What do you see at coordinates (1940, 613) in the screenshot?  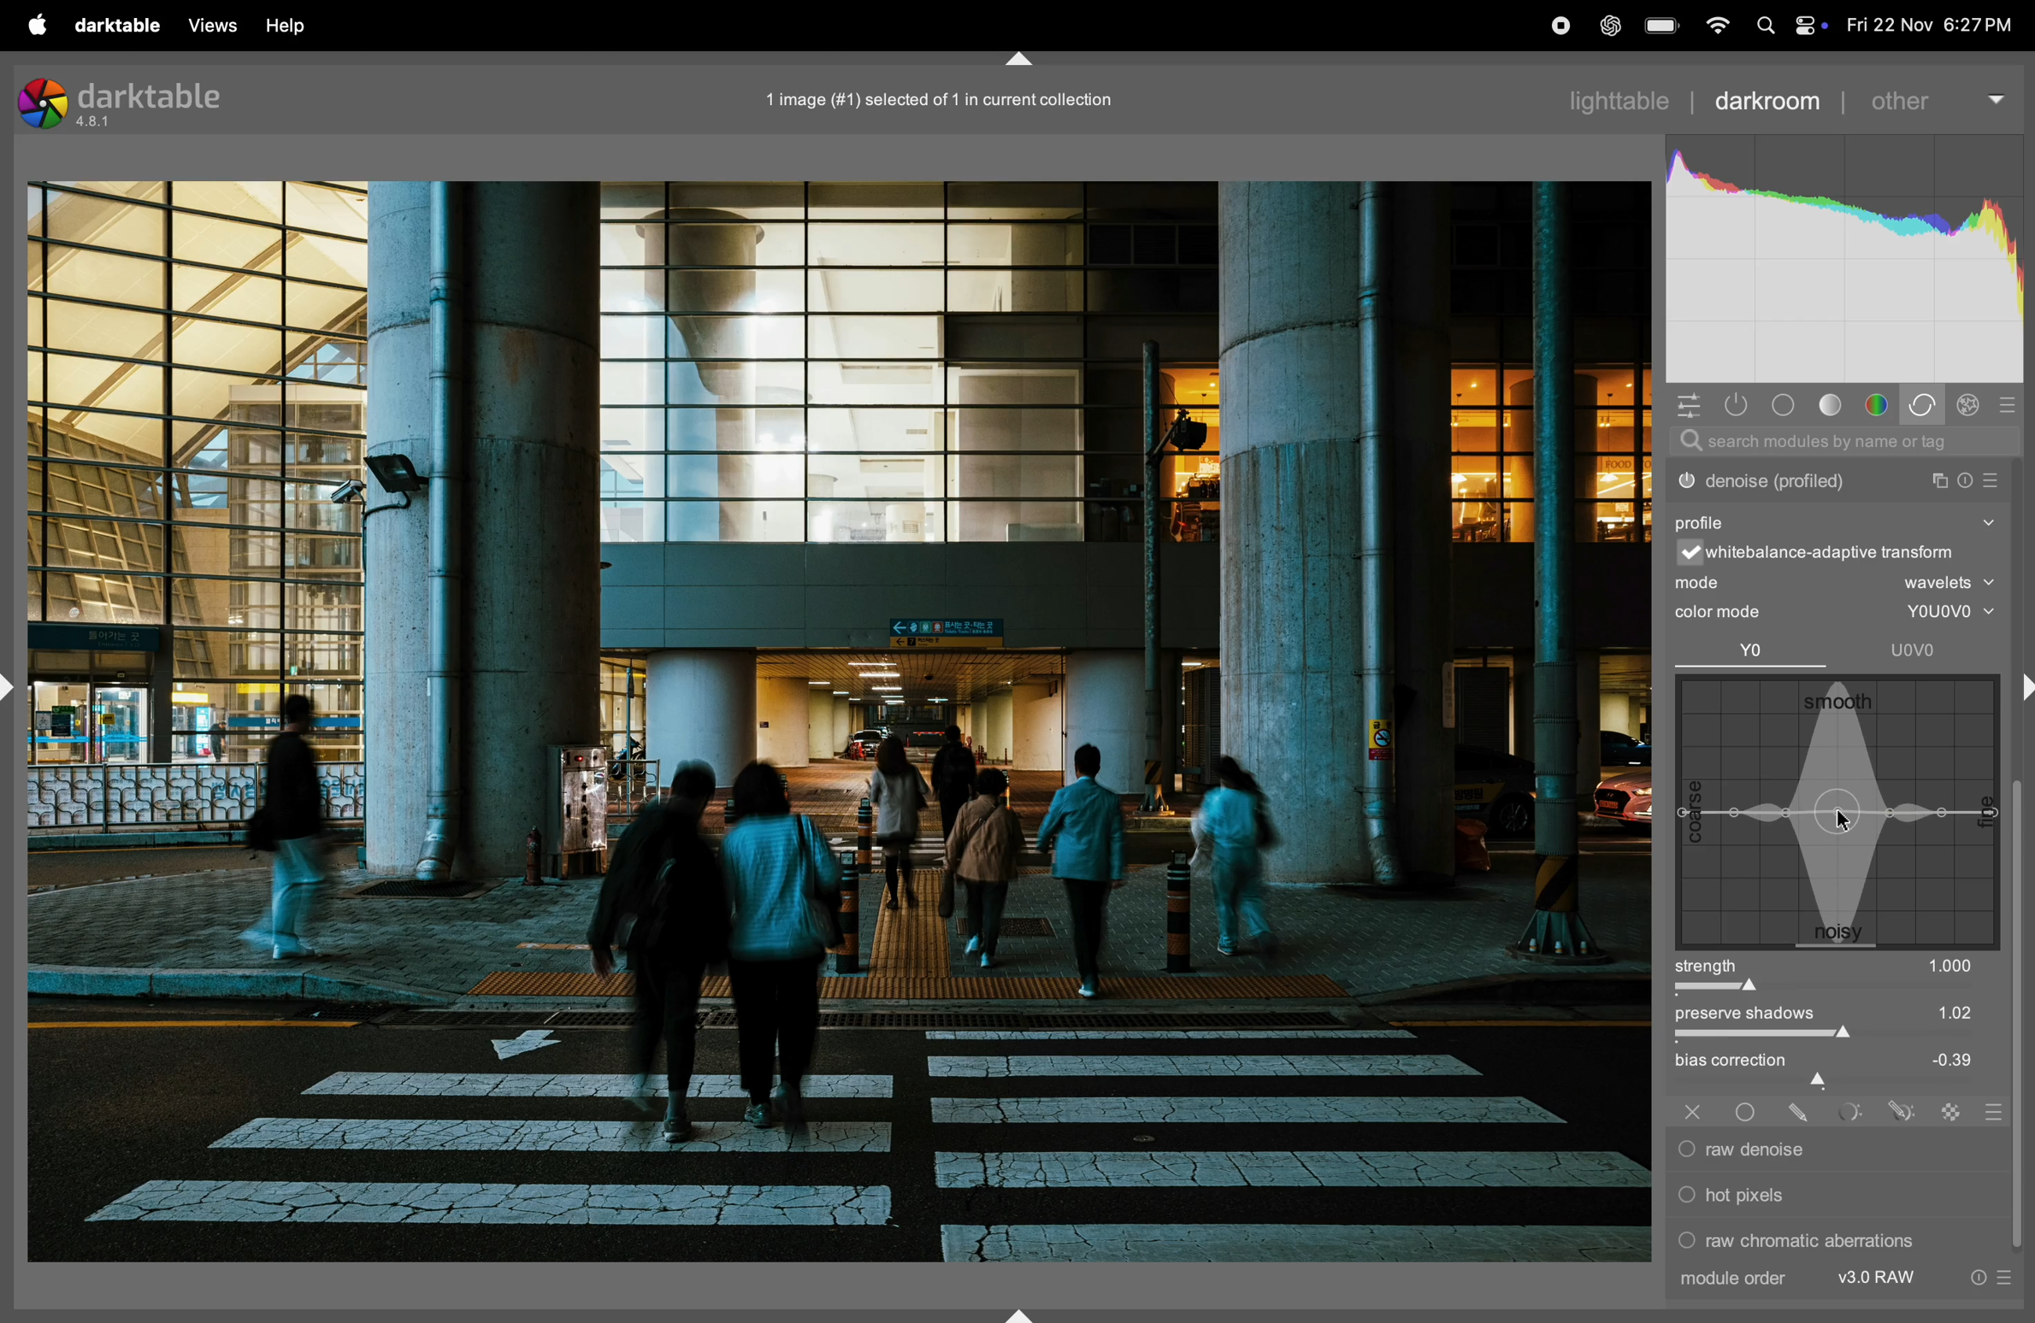 I see `youovo` at bounding box center [1940, 613].